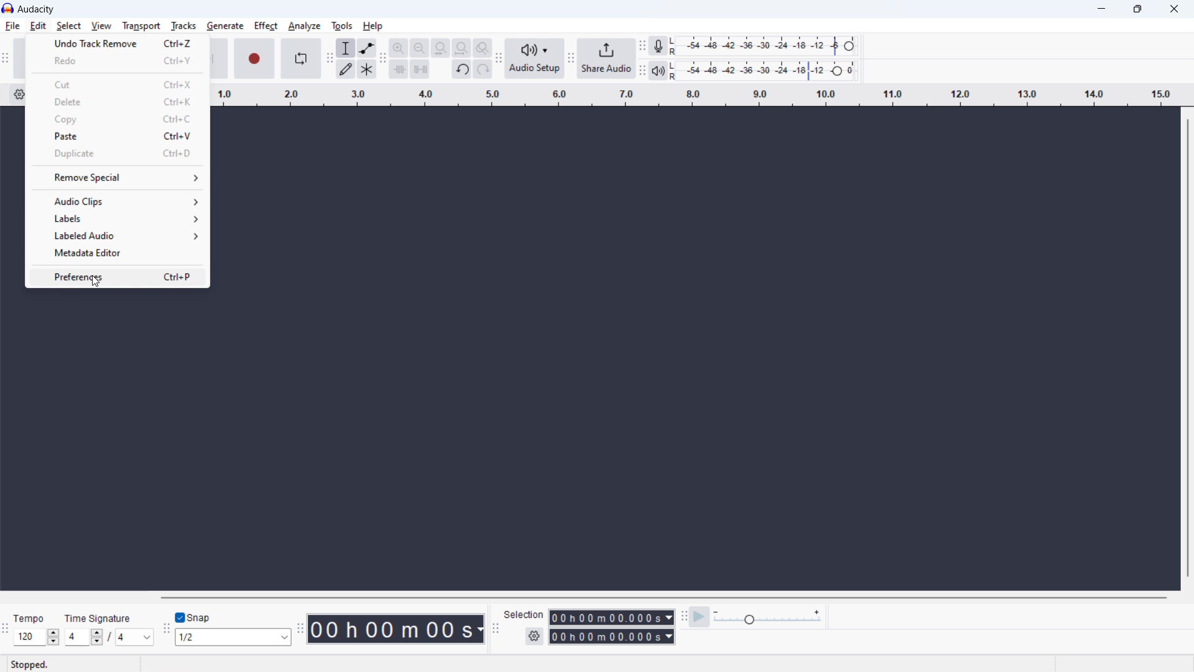 The width and height of the screenshot is (1194, 672). Describe the element at coordinates (572, 59) in the screenshot. I see `share audio toolbar` at that location.